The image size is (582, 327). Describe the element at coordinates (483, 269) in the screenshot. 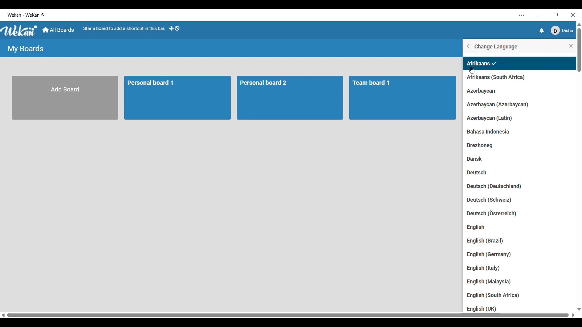

I see `English (Italy)` at that location.